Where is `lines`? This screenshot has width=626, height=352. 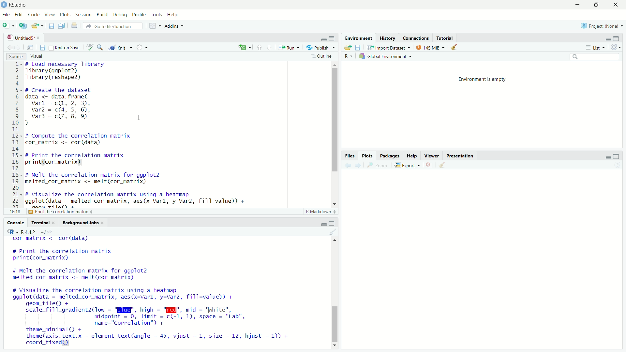 lines is located at coordinates (17, 138).